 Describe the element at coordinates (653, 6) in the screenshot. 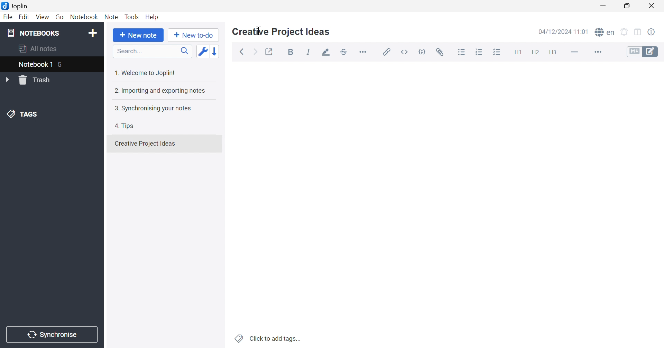

I see `Close` at that location.